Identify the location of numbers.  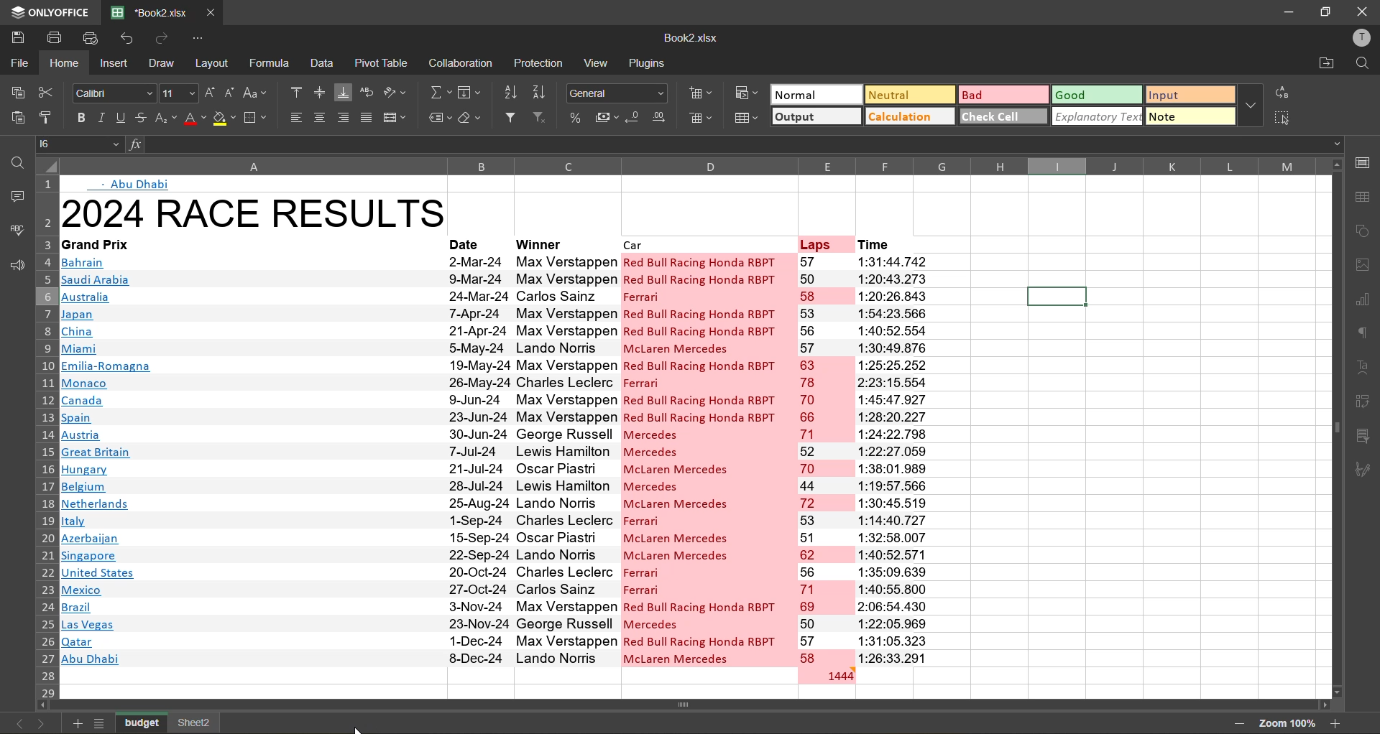
(824, 459).